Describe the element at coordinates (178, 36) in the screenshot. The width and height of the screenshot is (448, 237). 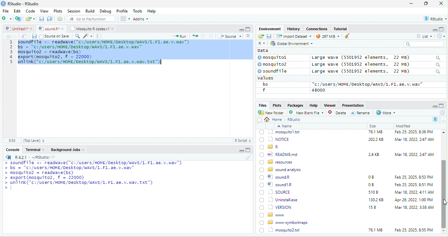
I see `Run` at that location.